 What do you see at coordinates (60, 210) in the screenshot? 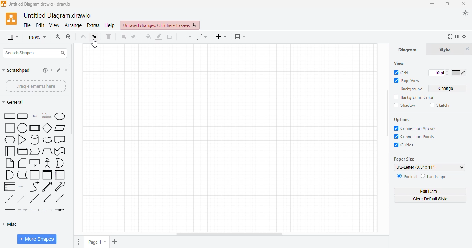
I see `connector with symbol` at bounding box center [60, 210].